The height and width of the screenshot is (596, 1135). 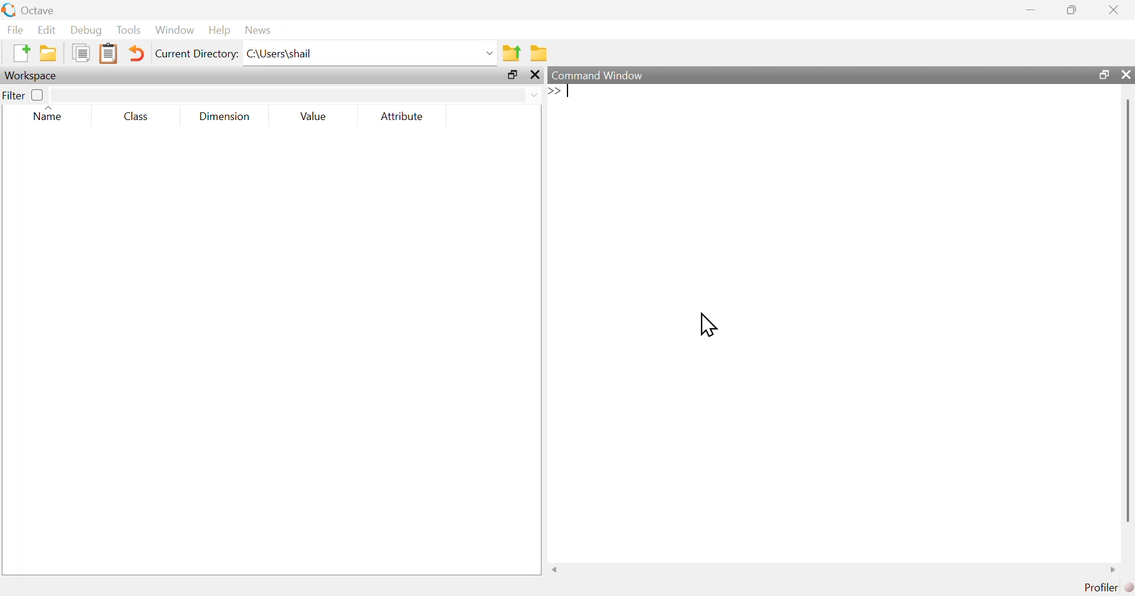 I want to click on cursor, so click(x=708, y=325).